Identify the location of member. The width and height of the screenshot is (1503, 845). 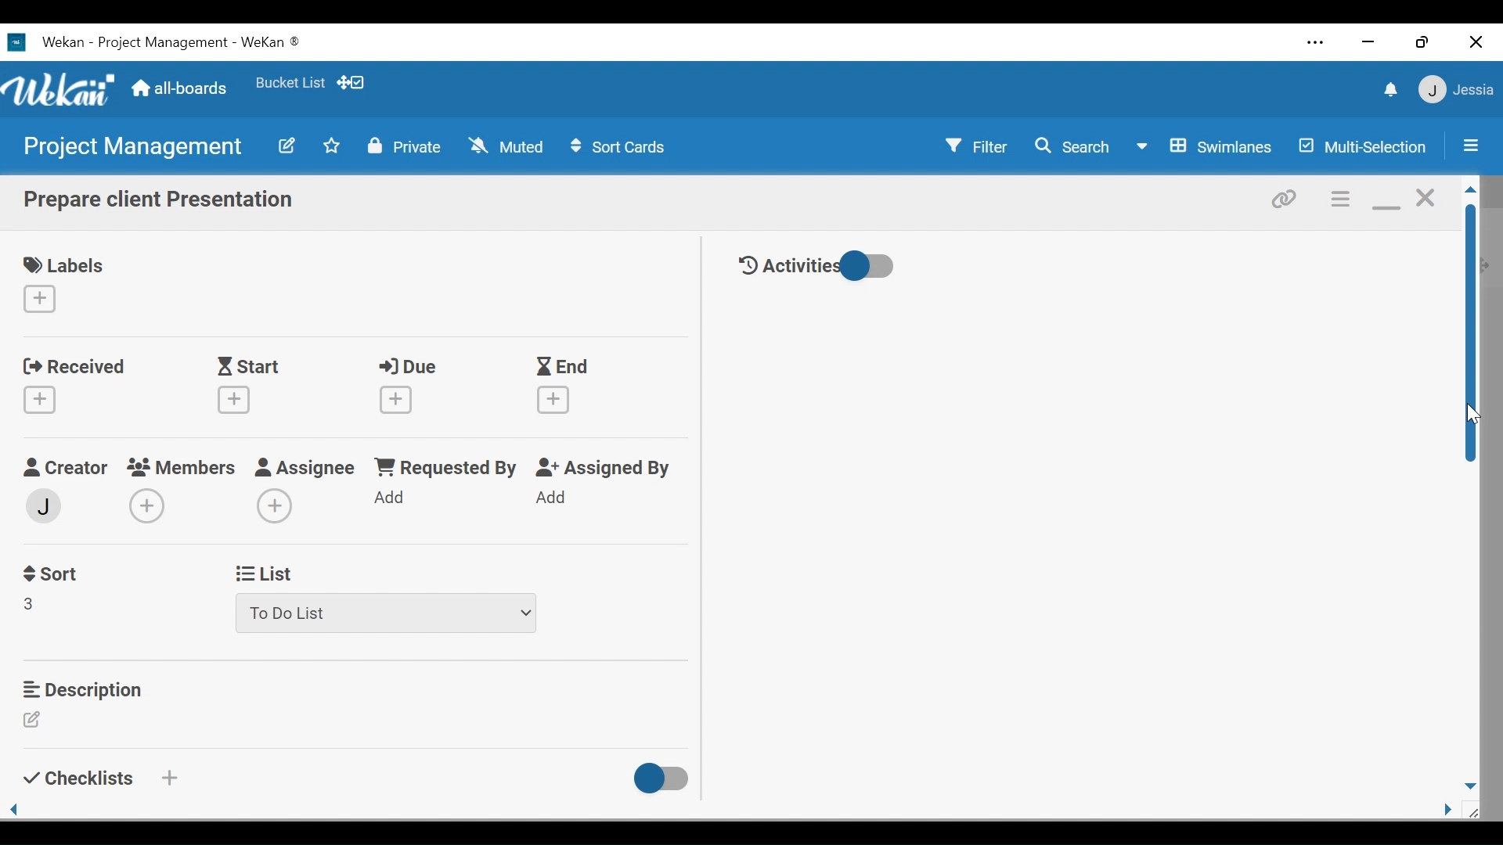
(45, 505).